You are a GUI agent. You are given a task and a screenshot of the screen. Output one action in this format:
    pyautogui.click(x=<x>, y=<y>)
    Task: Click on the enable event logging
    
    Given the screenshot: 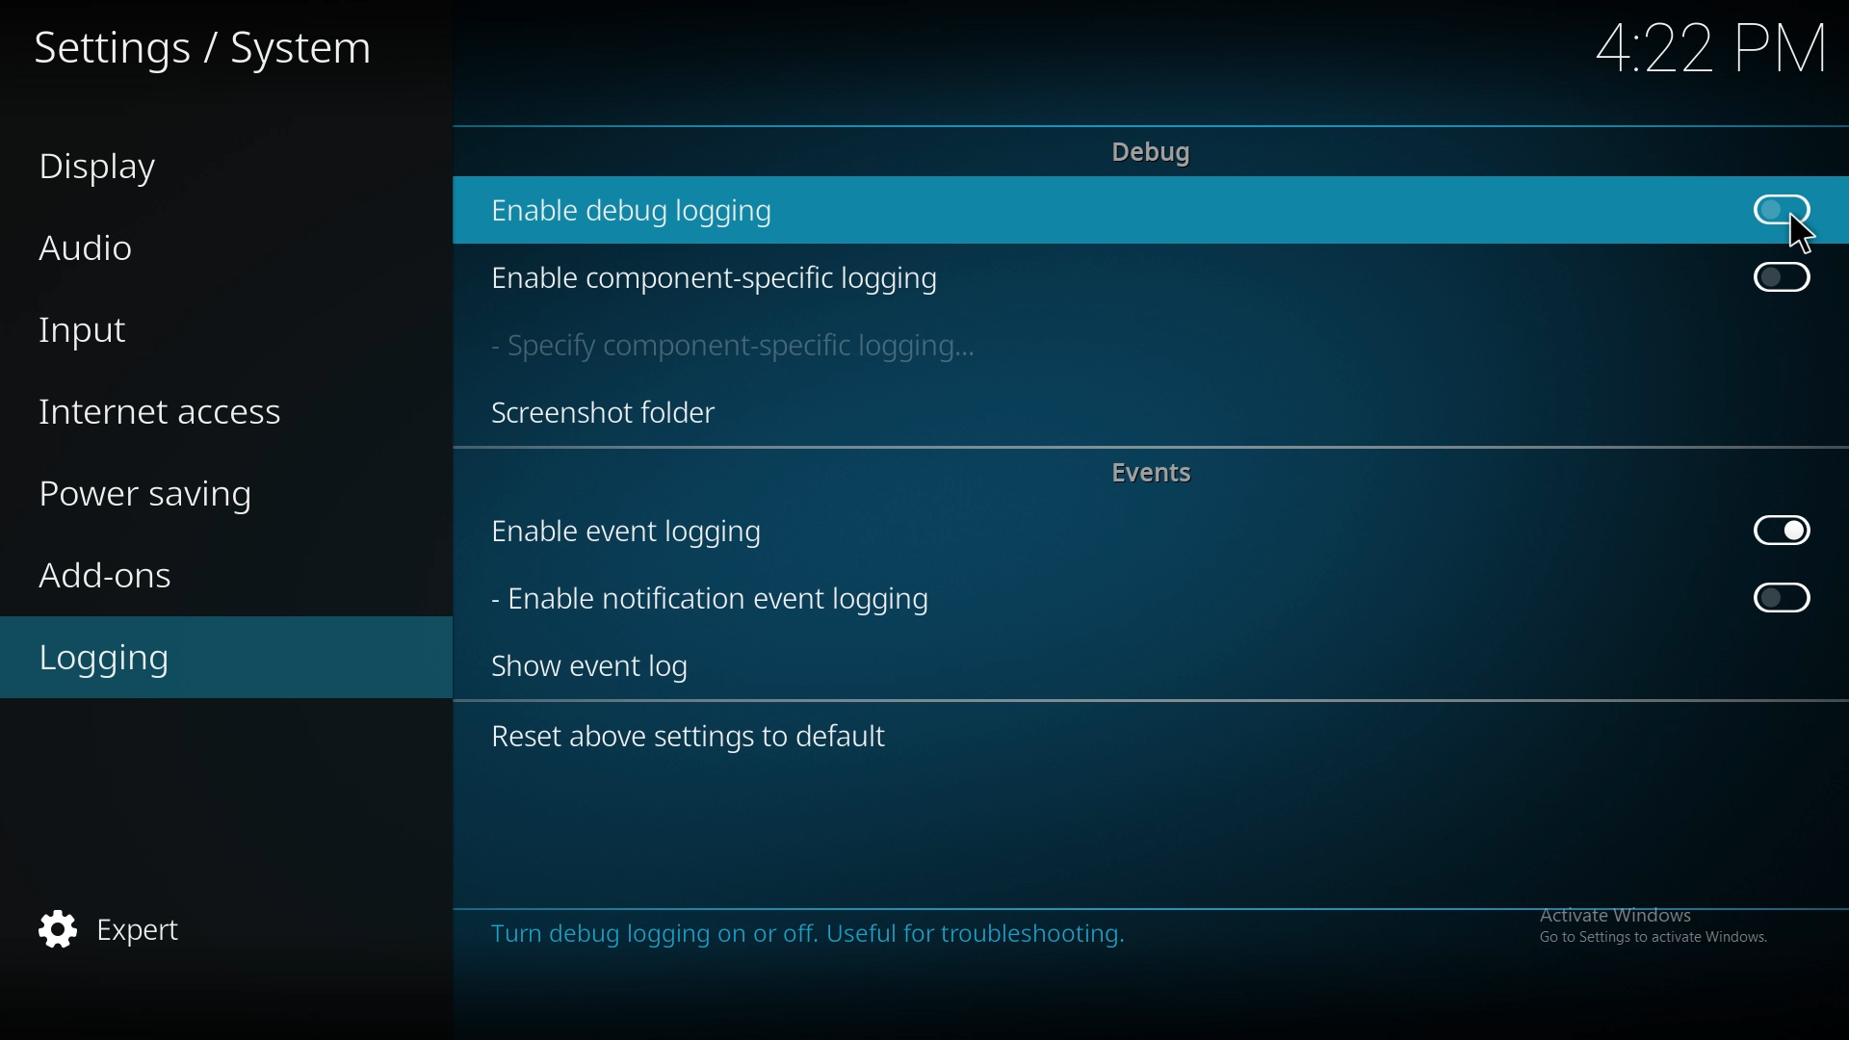 What is the action you would take?
    pyautogui.click(x=653, y=533)
    